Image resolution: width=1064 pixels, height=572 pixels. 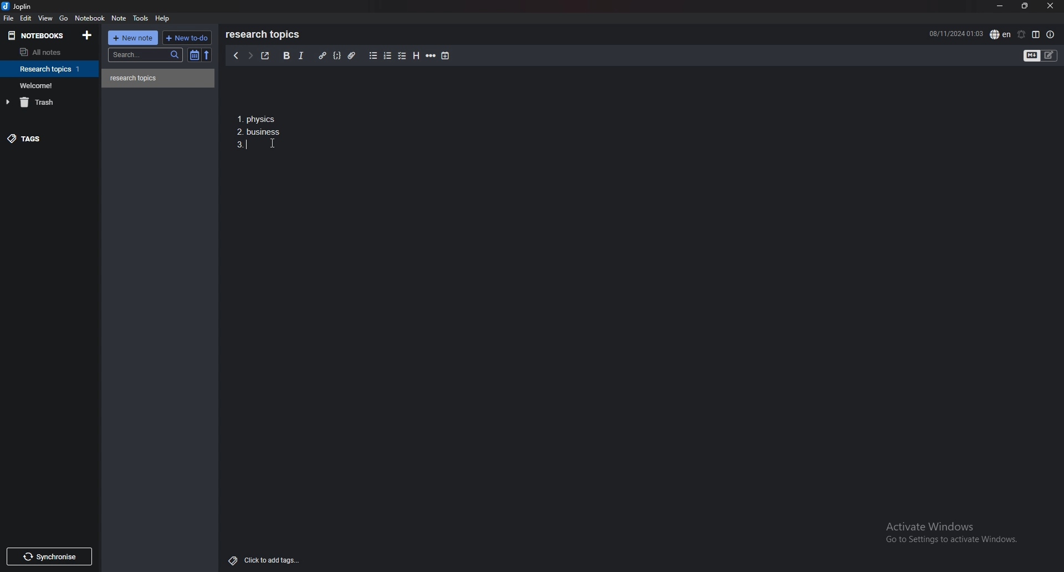 I want to click on joplin, so click(x=18, y=7).